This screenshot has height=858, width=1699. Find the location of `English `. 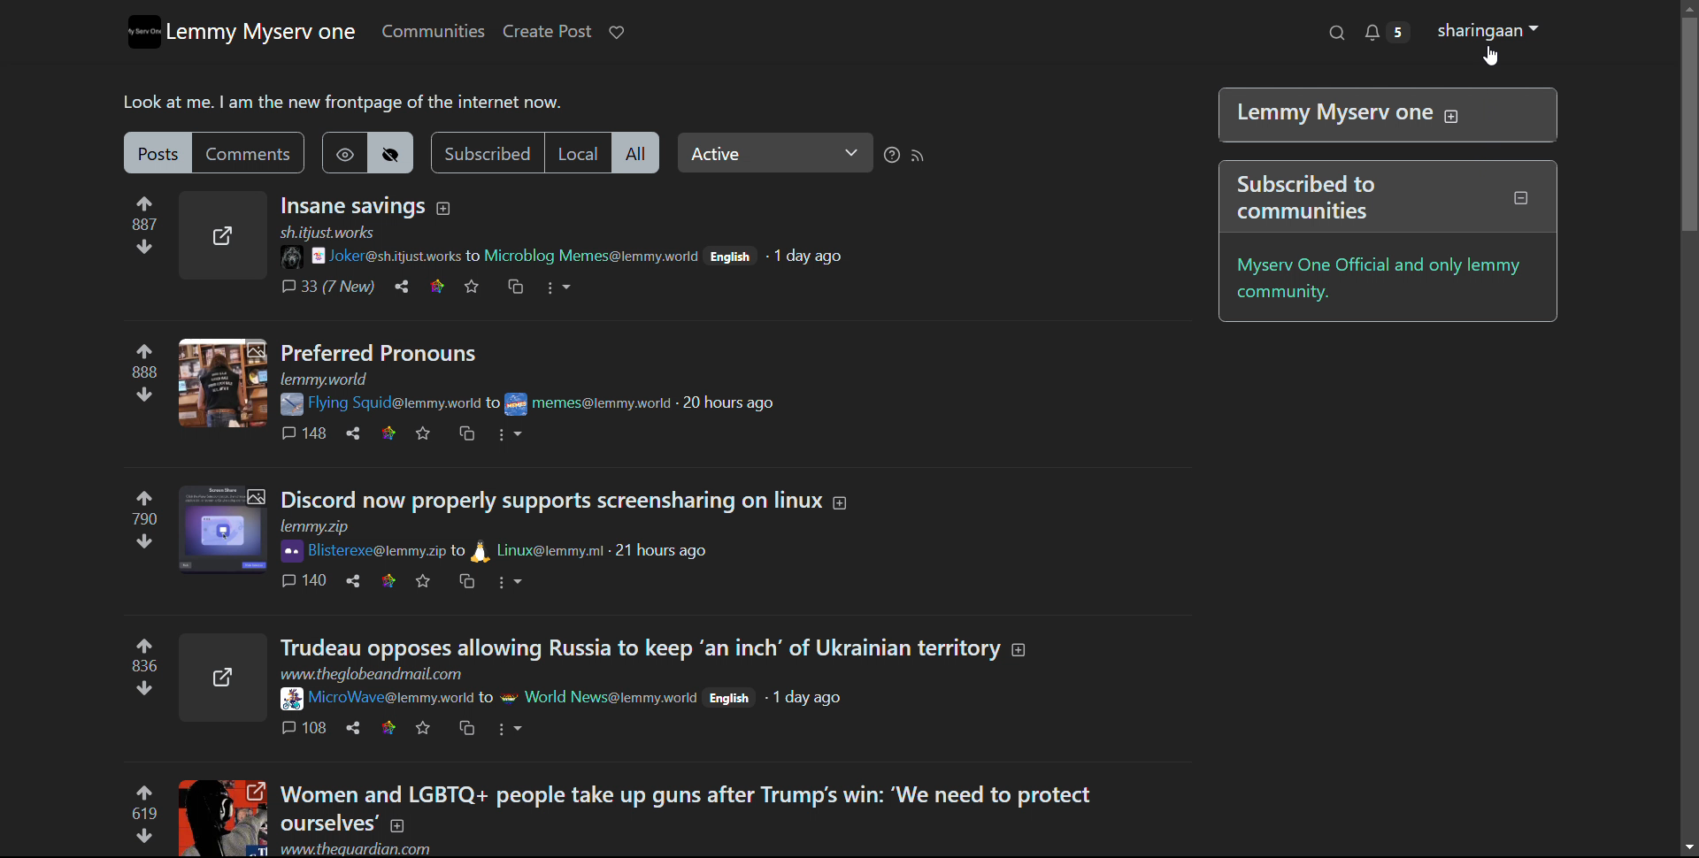

English  is located at coordinates (729, 257).